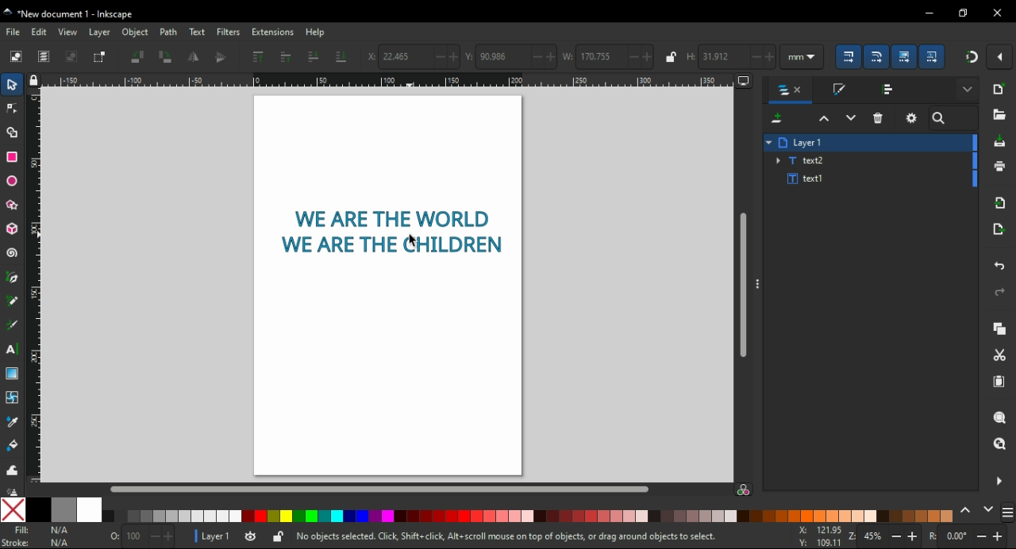 Image resolution: width=1016 pixels, height=549 pixels. Describe the element at coordinates (927, 13) in the screenshot. I see `minimize` at that location.